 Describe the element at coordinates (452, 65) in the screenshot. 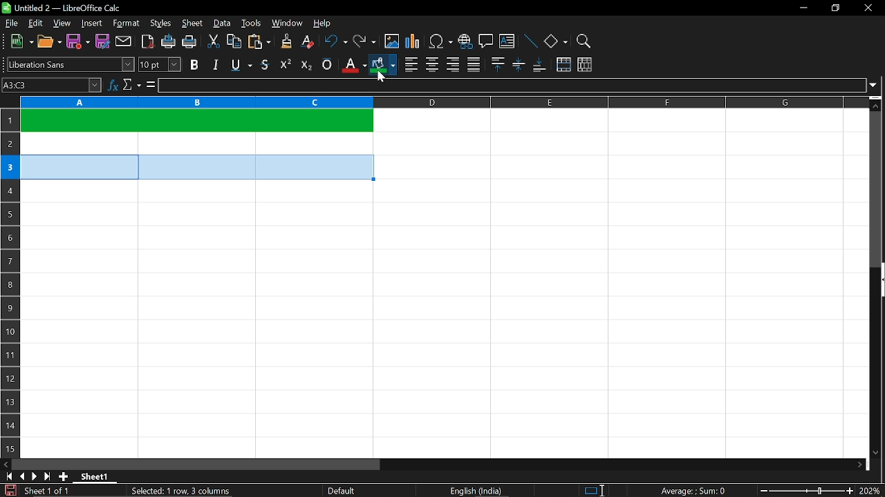

I see `align right` at that location.